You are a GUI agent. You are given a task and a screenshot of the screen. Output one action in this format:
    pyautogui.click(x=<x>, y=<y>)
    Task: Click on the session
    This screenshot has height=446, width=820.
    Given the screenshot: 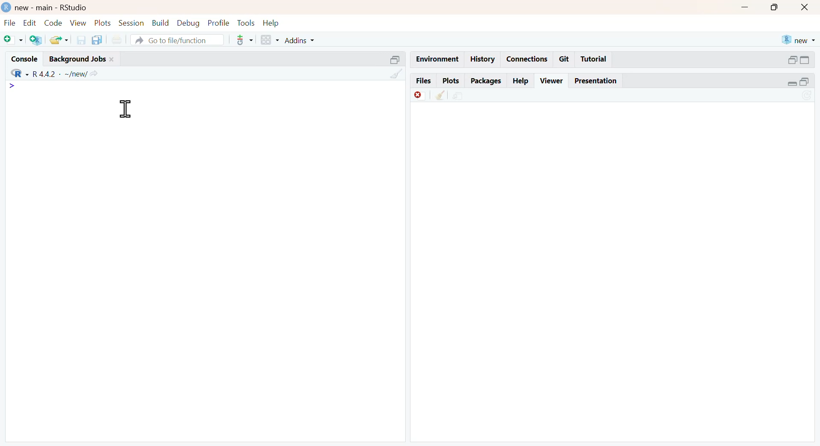 What is the action you would take?
    pyautogui.click(x=132, y=23)
    